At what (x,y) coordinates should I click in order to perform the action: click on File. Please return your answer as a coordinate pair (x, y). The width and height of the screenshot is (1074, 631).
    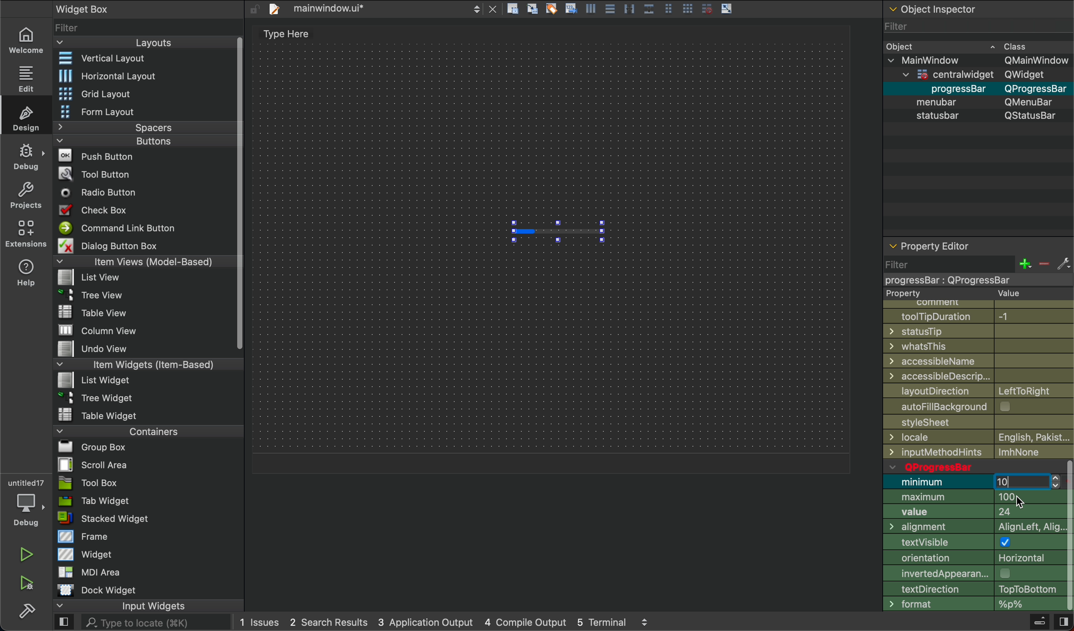
    Looking at the image, I should click on (87, 447).